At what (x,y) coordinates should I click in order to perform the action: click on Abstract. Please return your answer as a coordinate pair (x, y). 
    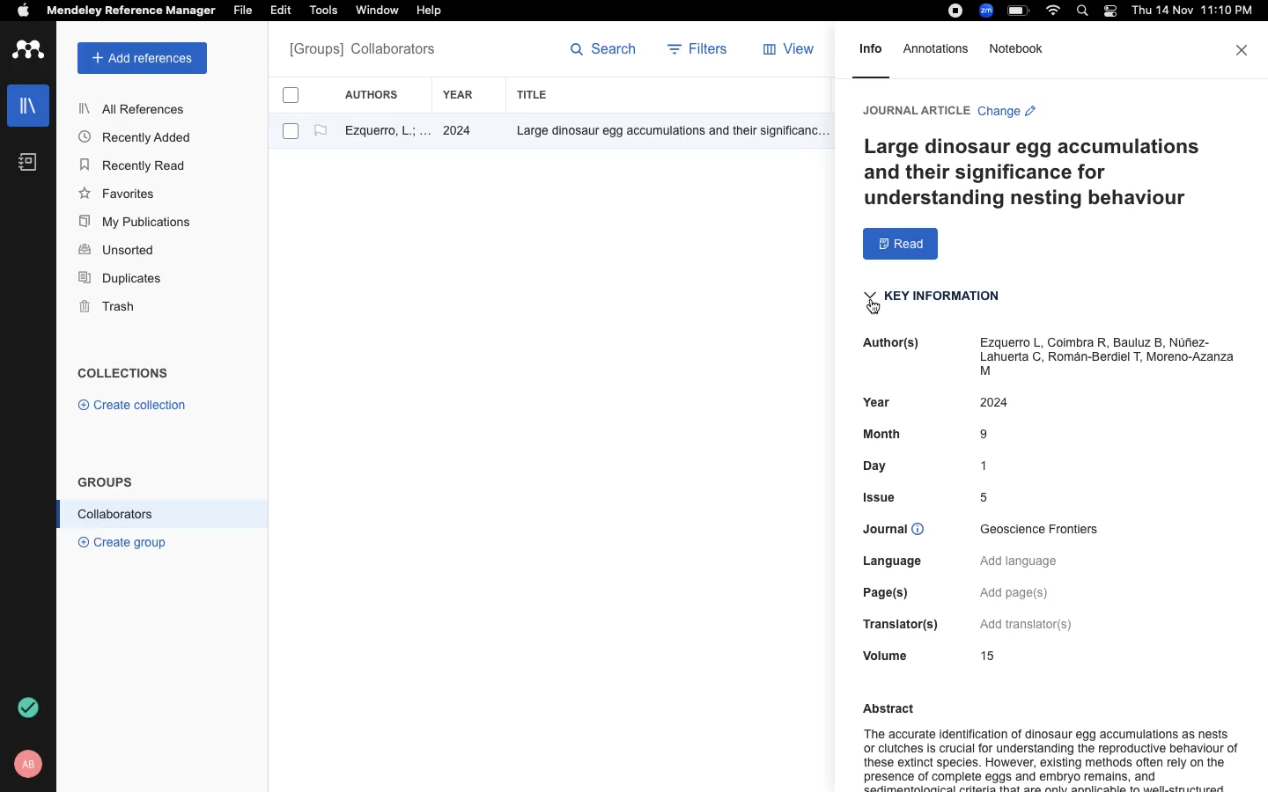
    Looking at the image, I should click on (883, 706).